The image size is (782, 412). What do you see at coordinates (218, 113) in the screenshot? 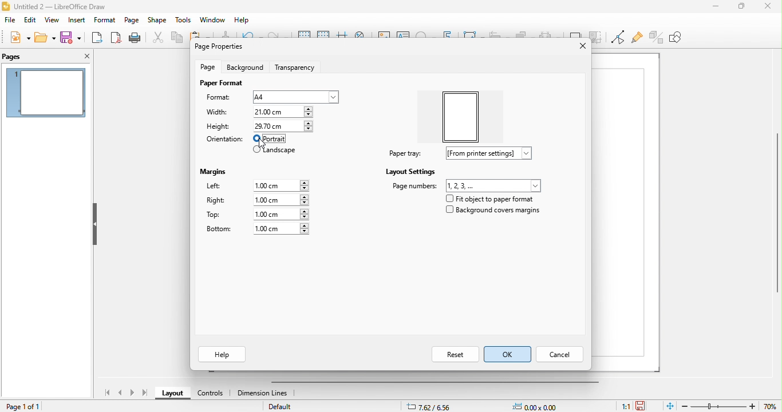
I see `width` at bounding box center [218, 113].